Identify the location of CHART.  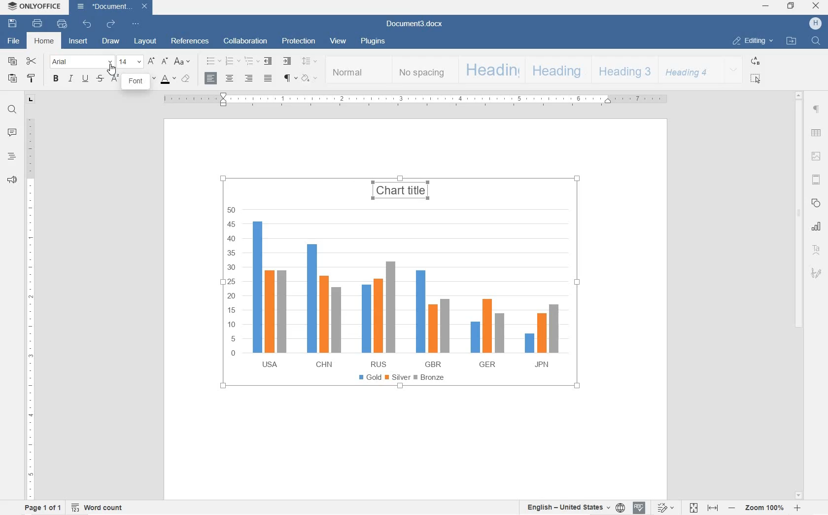
(815, 226).